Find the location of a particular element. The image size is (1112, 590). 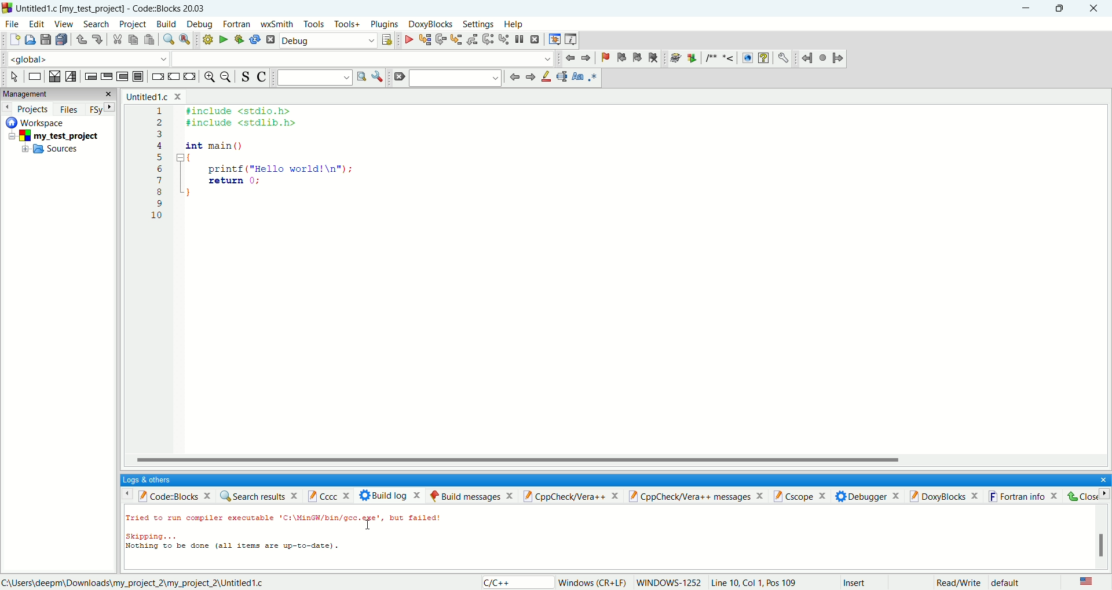

cccc is located at coordinates (332, 495).